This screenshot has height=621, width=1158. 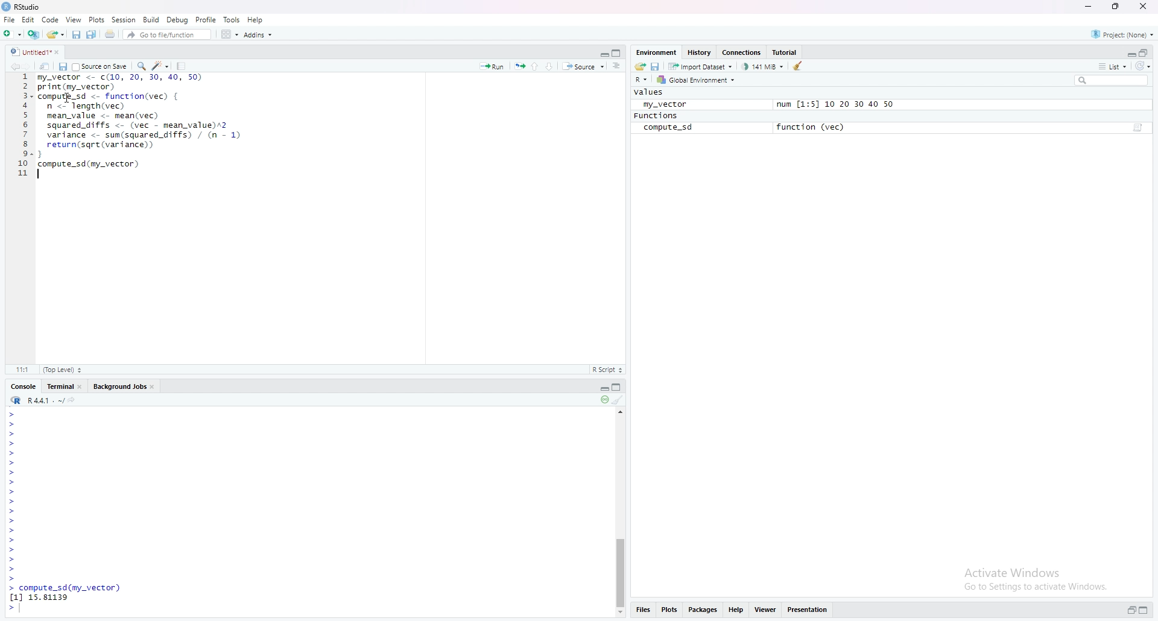 I want to click on History, so click(x=698, y=52).